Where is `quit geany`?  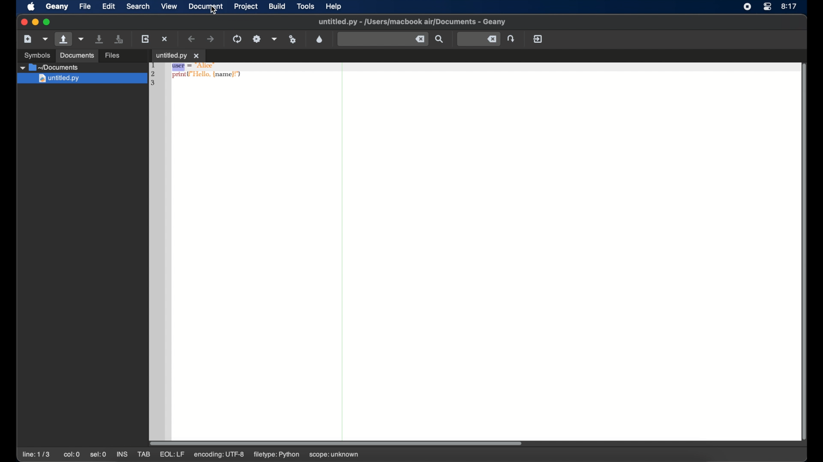 quit geany is located at coordinates (538, 38).